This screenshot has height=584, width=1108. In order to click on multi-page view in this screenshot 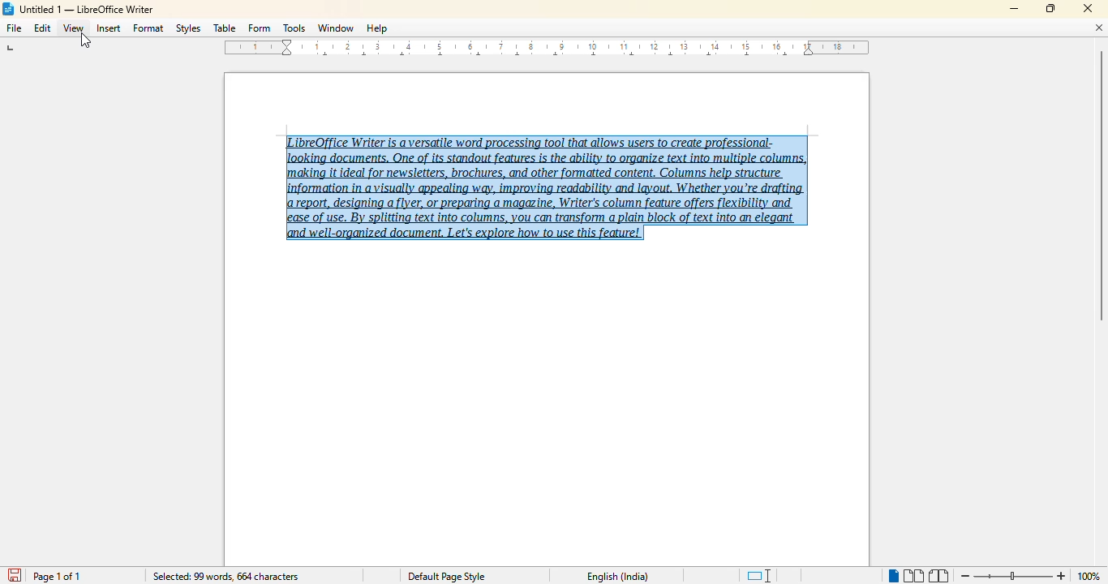, I will do `click(913, 575)`.